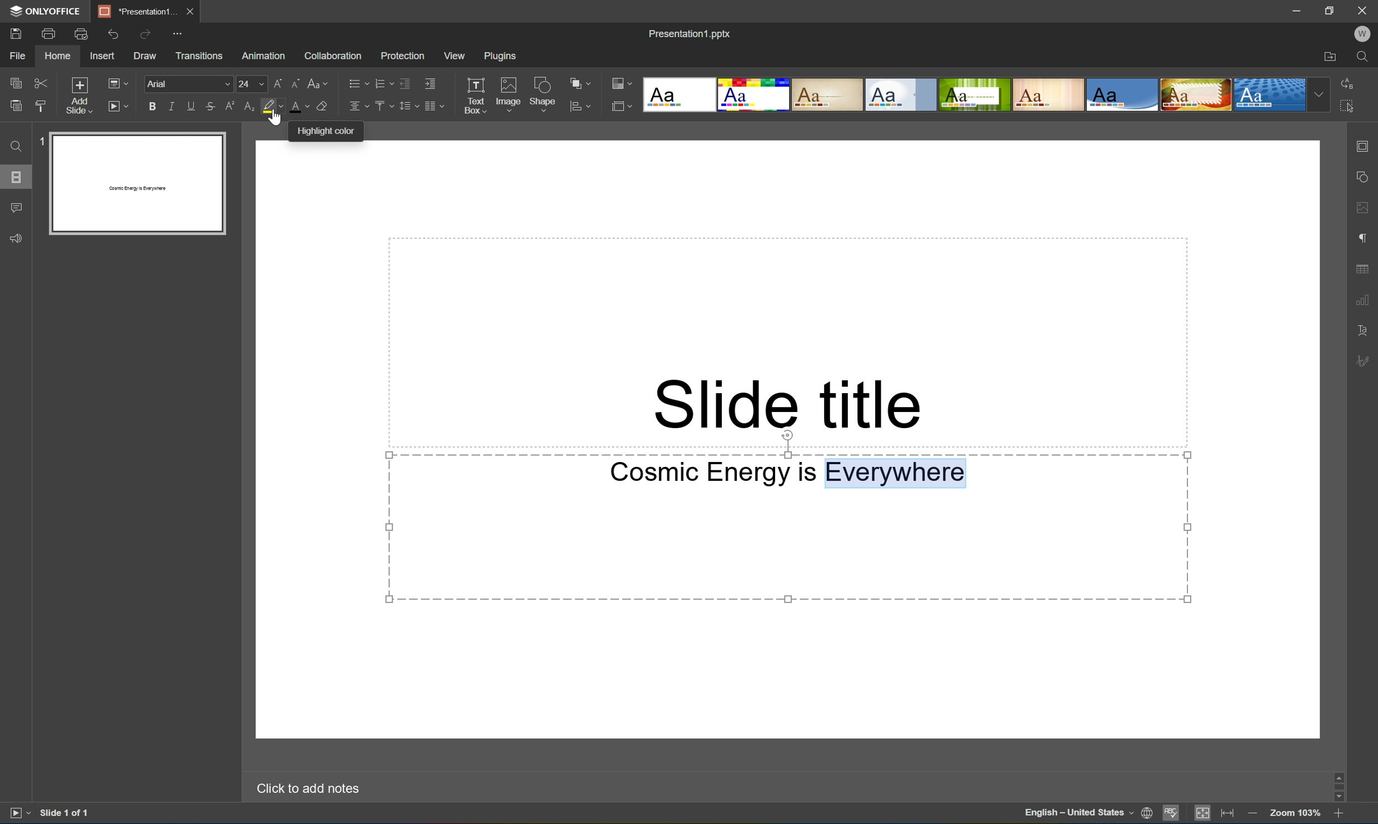  I want to click on Text art settings, so click(1364, 331).